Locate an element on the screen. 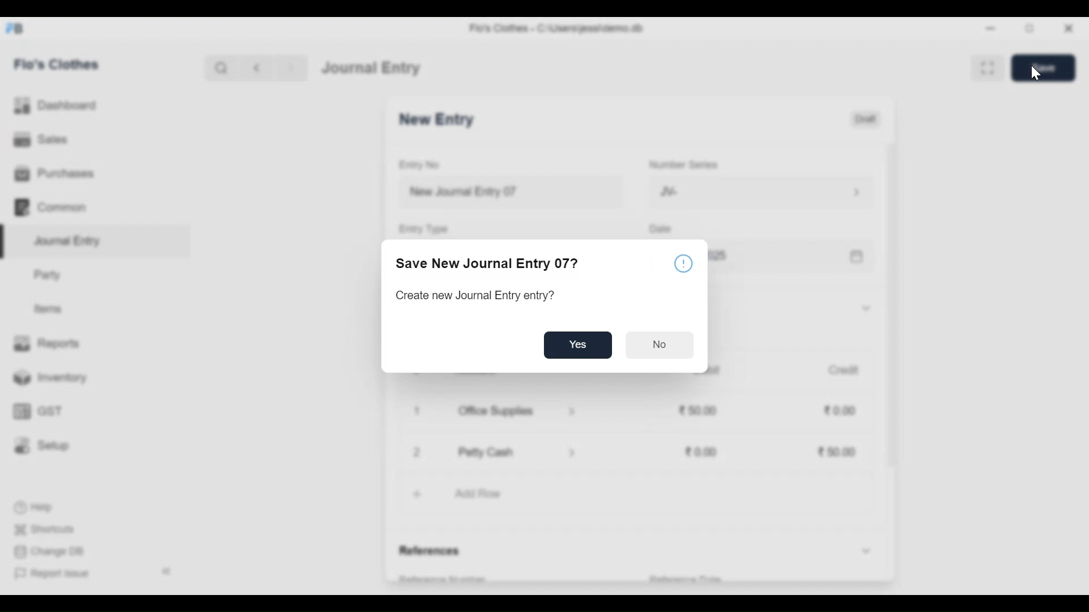 The height and width of the screenshot is (612, 1089). Yes is located at coordinates (579, 345).